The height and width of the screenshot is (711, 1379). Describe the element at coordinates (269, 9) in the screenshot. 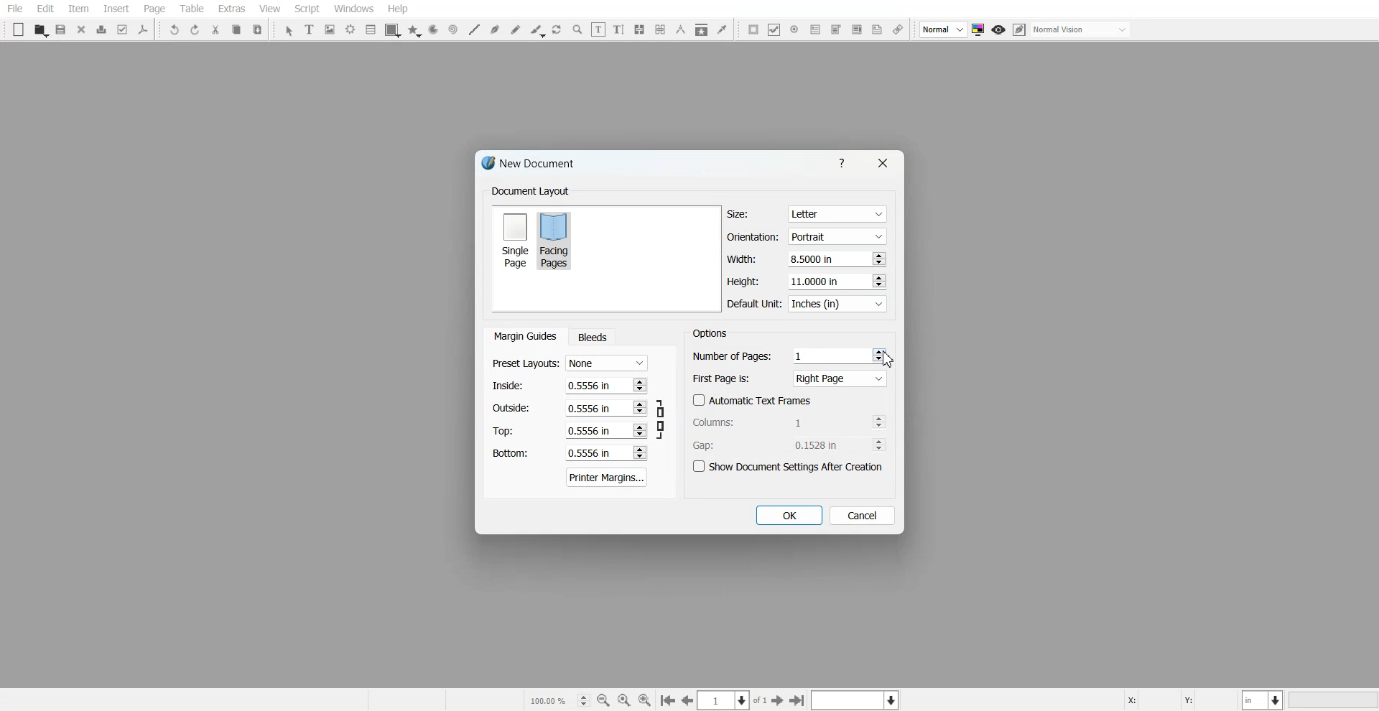

I see `View` at that location.